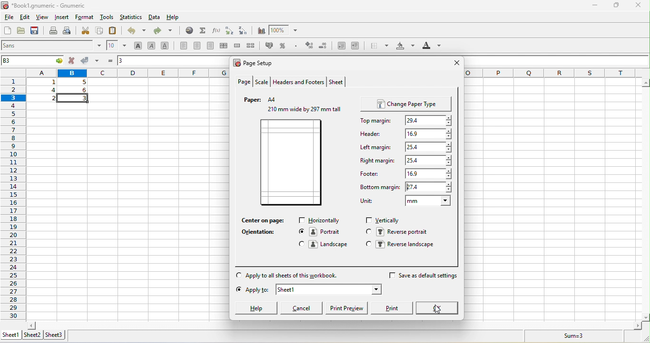 The image size is (650, 343). I want to click on accept change, so click(91, 61).